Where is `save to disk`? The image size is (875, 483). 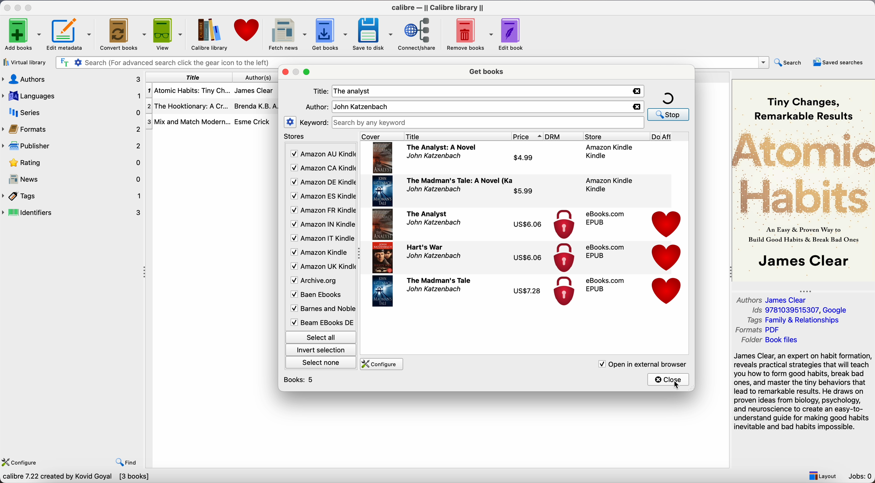 save to disk is located at coordinates (372, 34).